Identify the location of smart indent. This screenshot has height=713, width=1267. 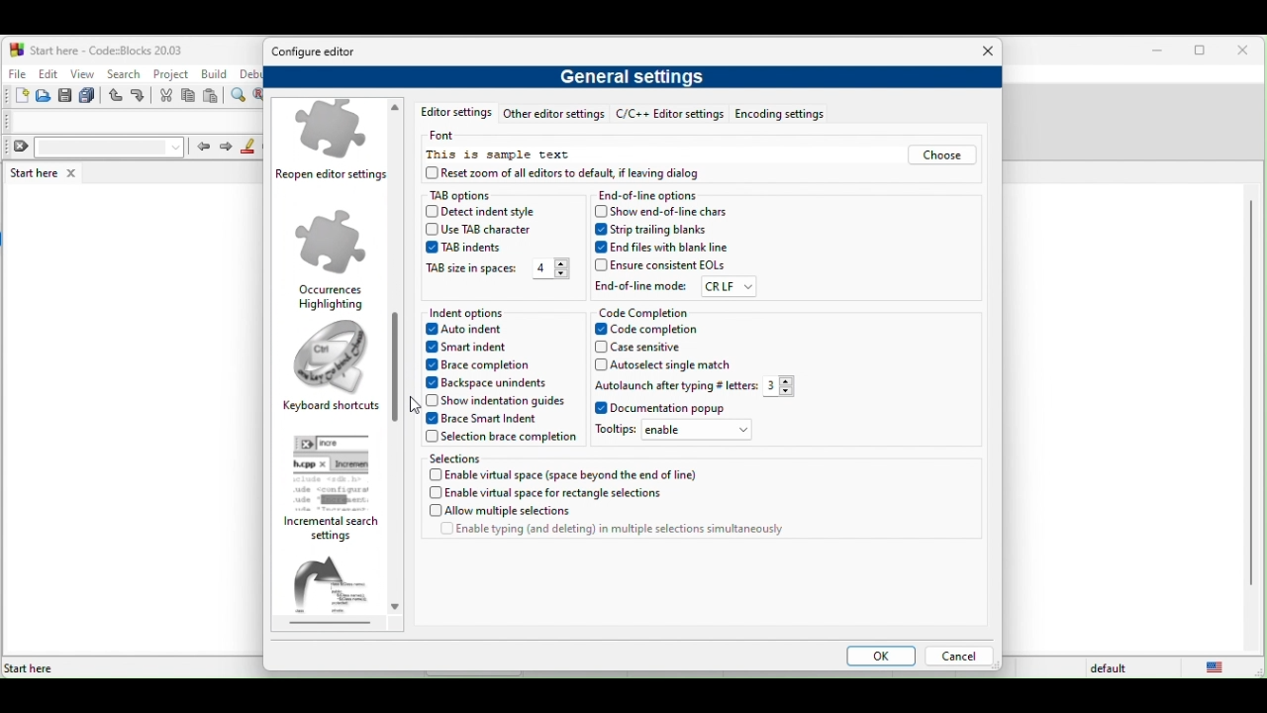
(475, 349).